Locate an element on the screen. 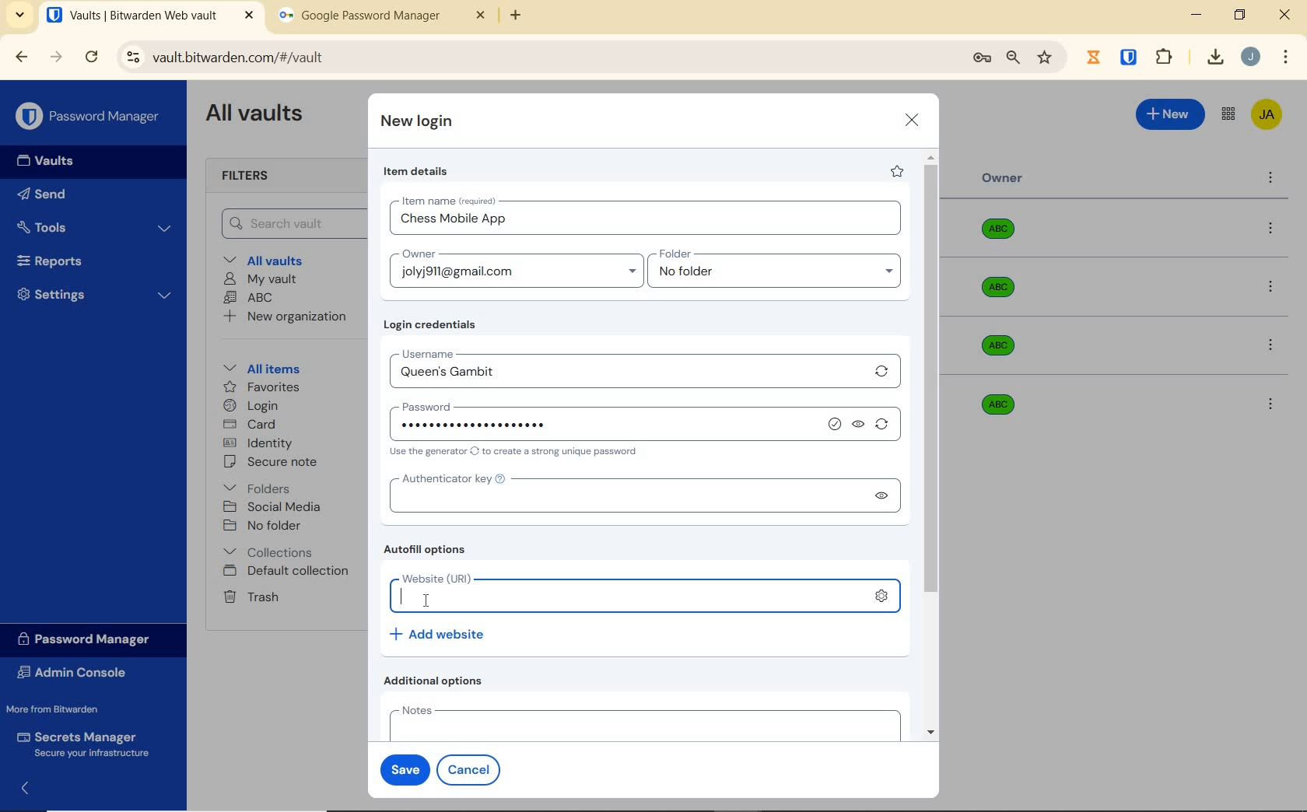  item details is located at coordinates (416, 172).